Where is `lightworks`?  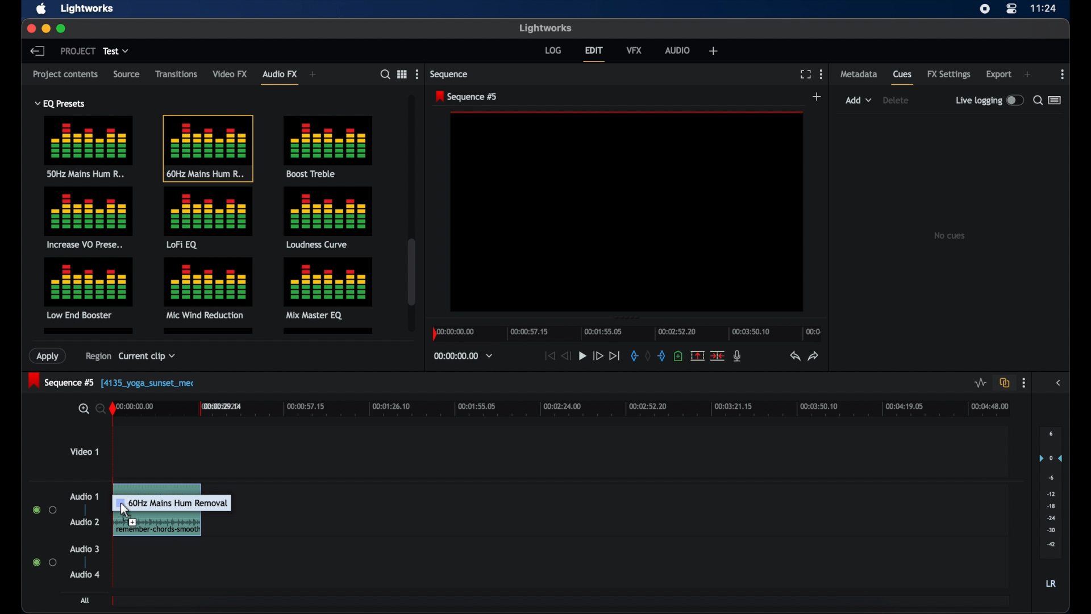
lightworks is located at coordinates (544, 27).